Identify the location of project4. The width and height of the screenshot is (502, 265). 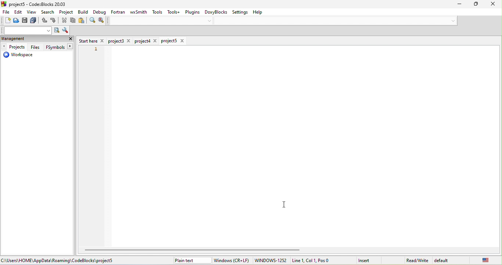
(147, 41).